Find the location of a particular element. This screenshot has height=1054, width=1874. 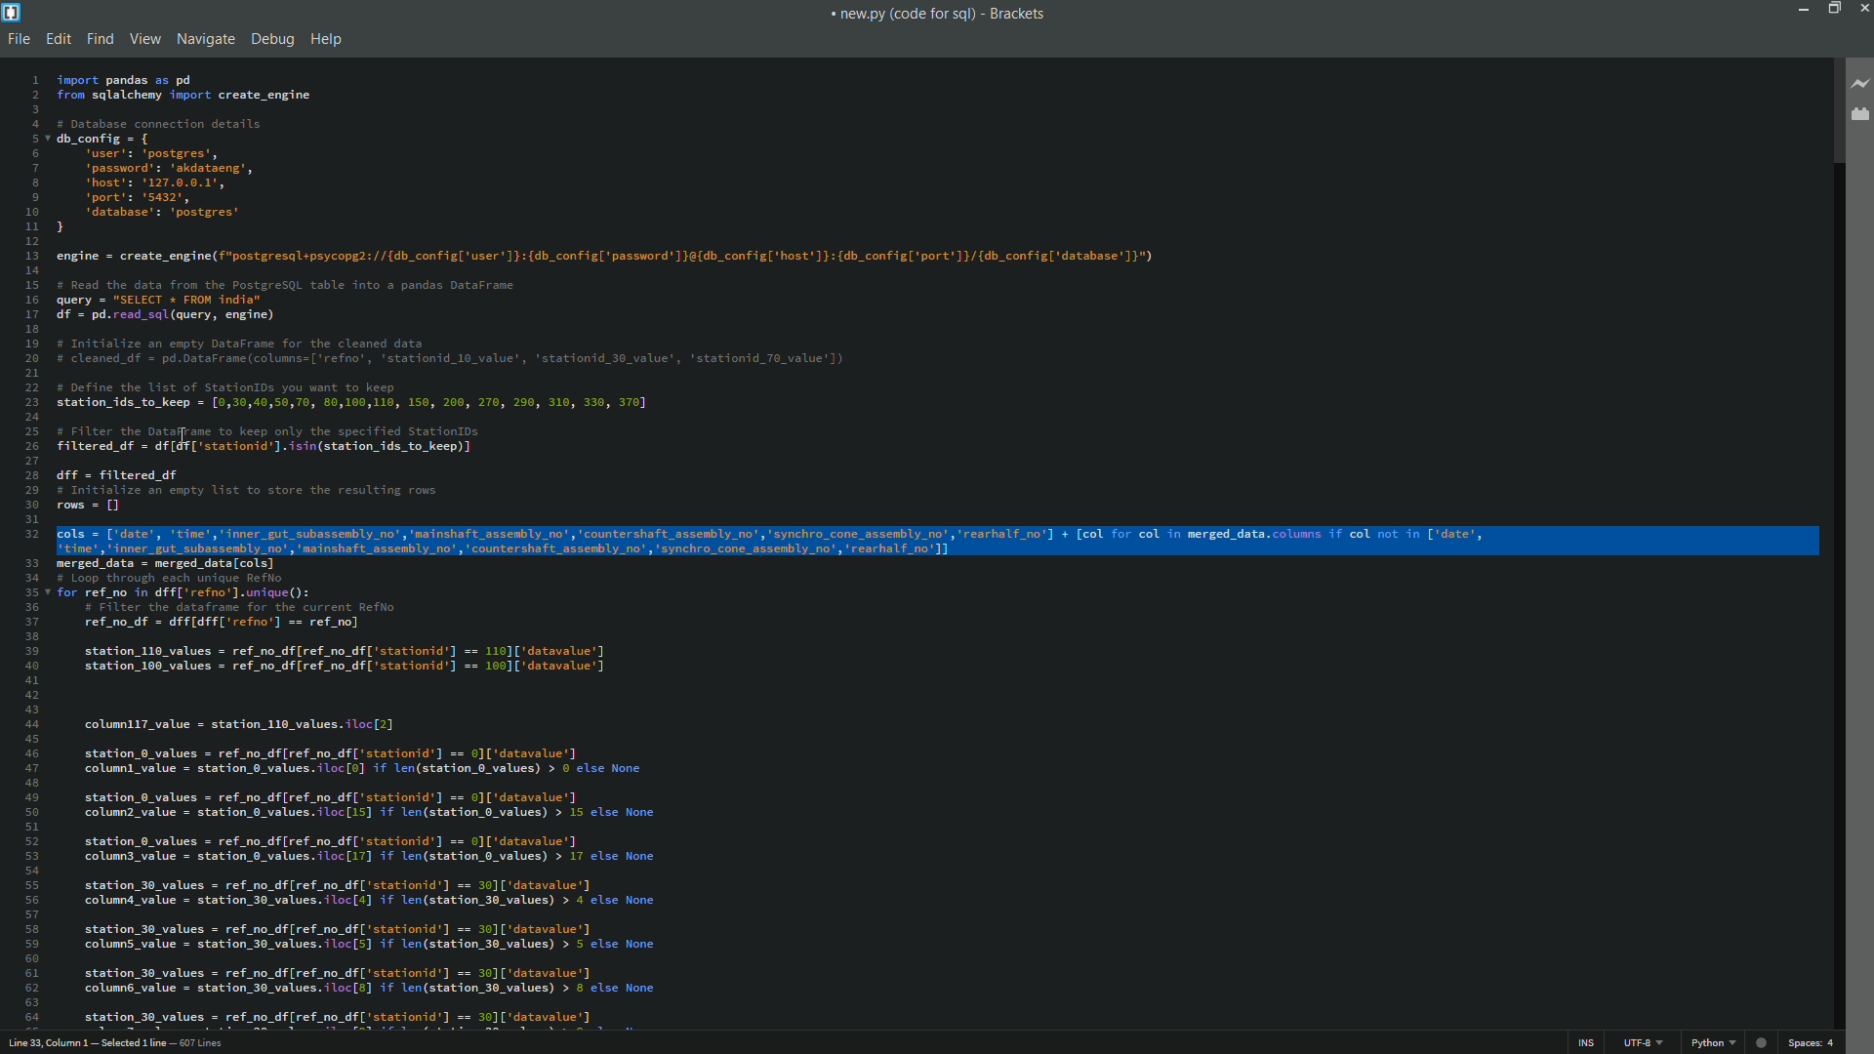

edit menu is located at coordinates (61, 39).